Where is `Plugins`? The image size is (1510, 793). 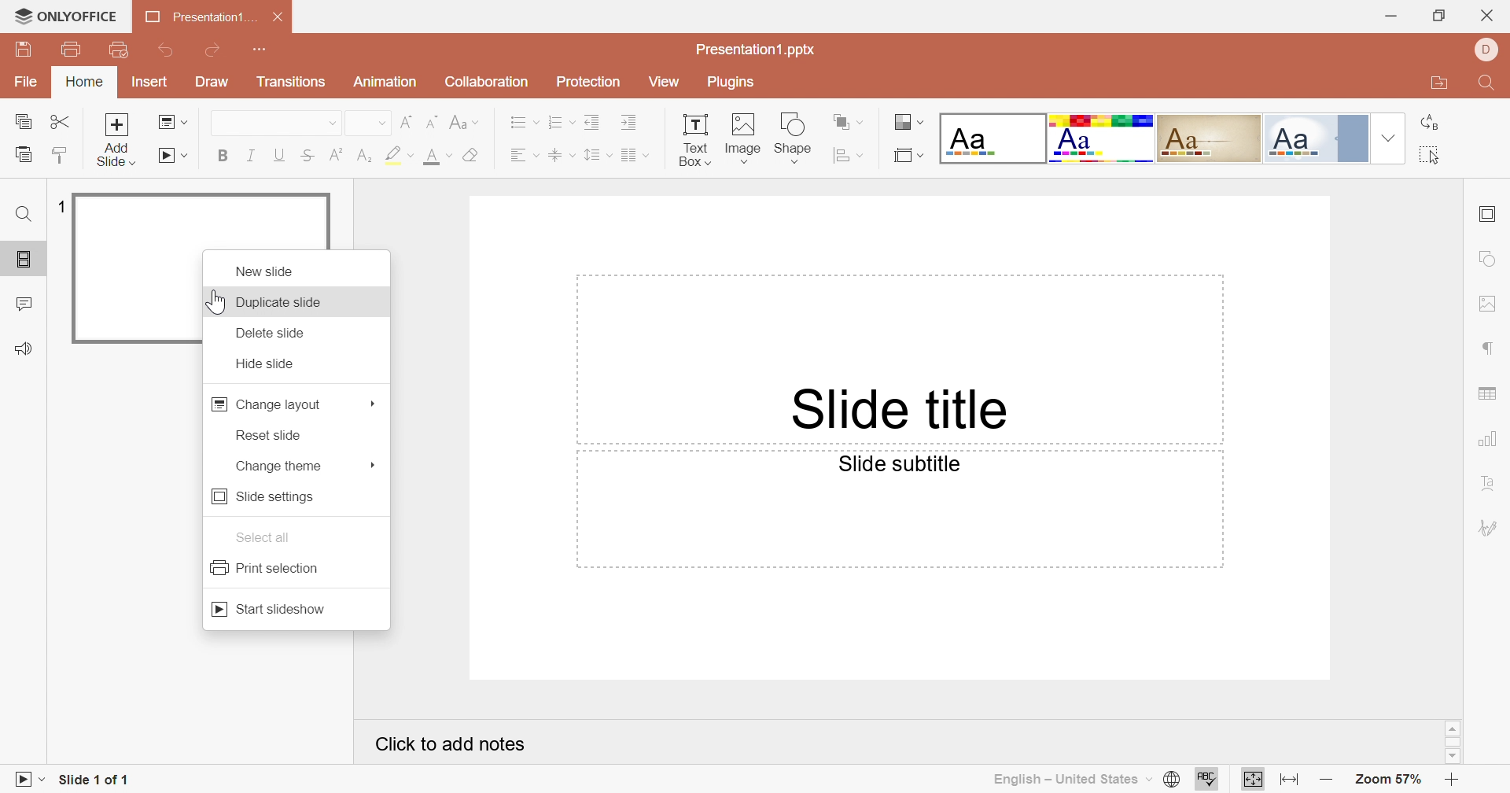
Plugins is located at coordinates (738, 83).